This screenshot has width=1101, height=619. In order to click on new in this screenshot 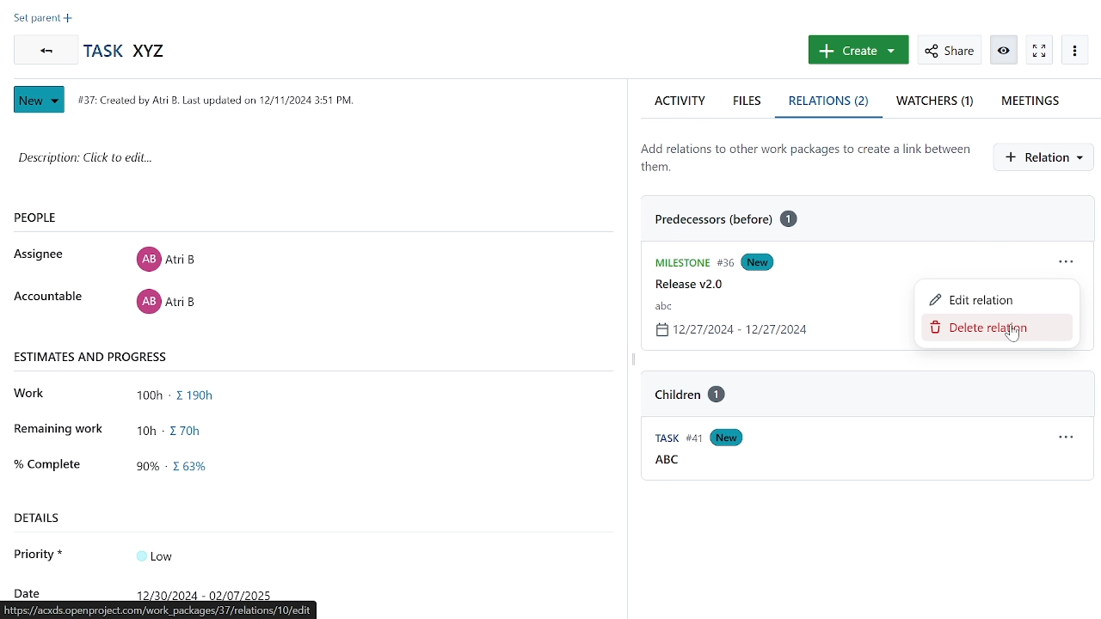, I will do `click(729, 438)`.